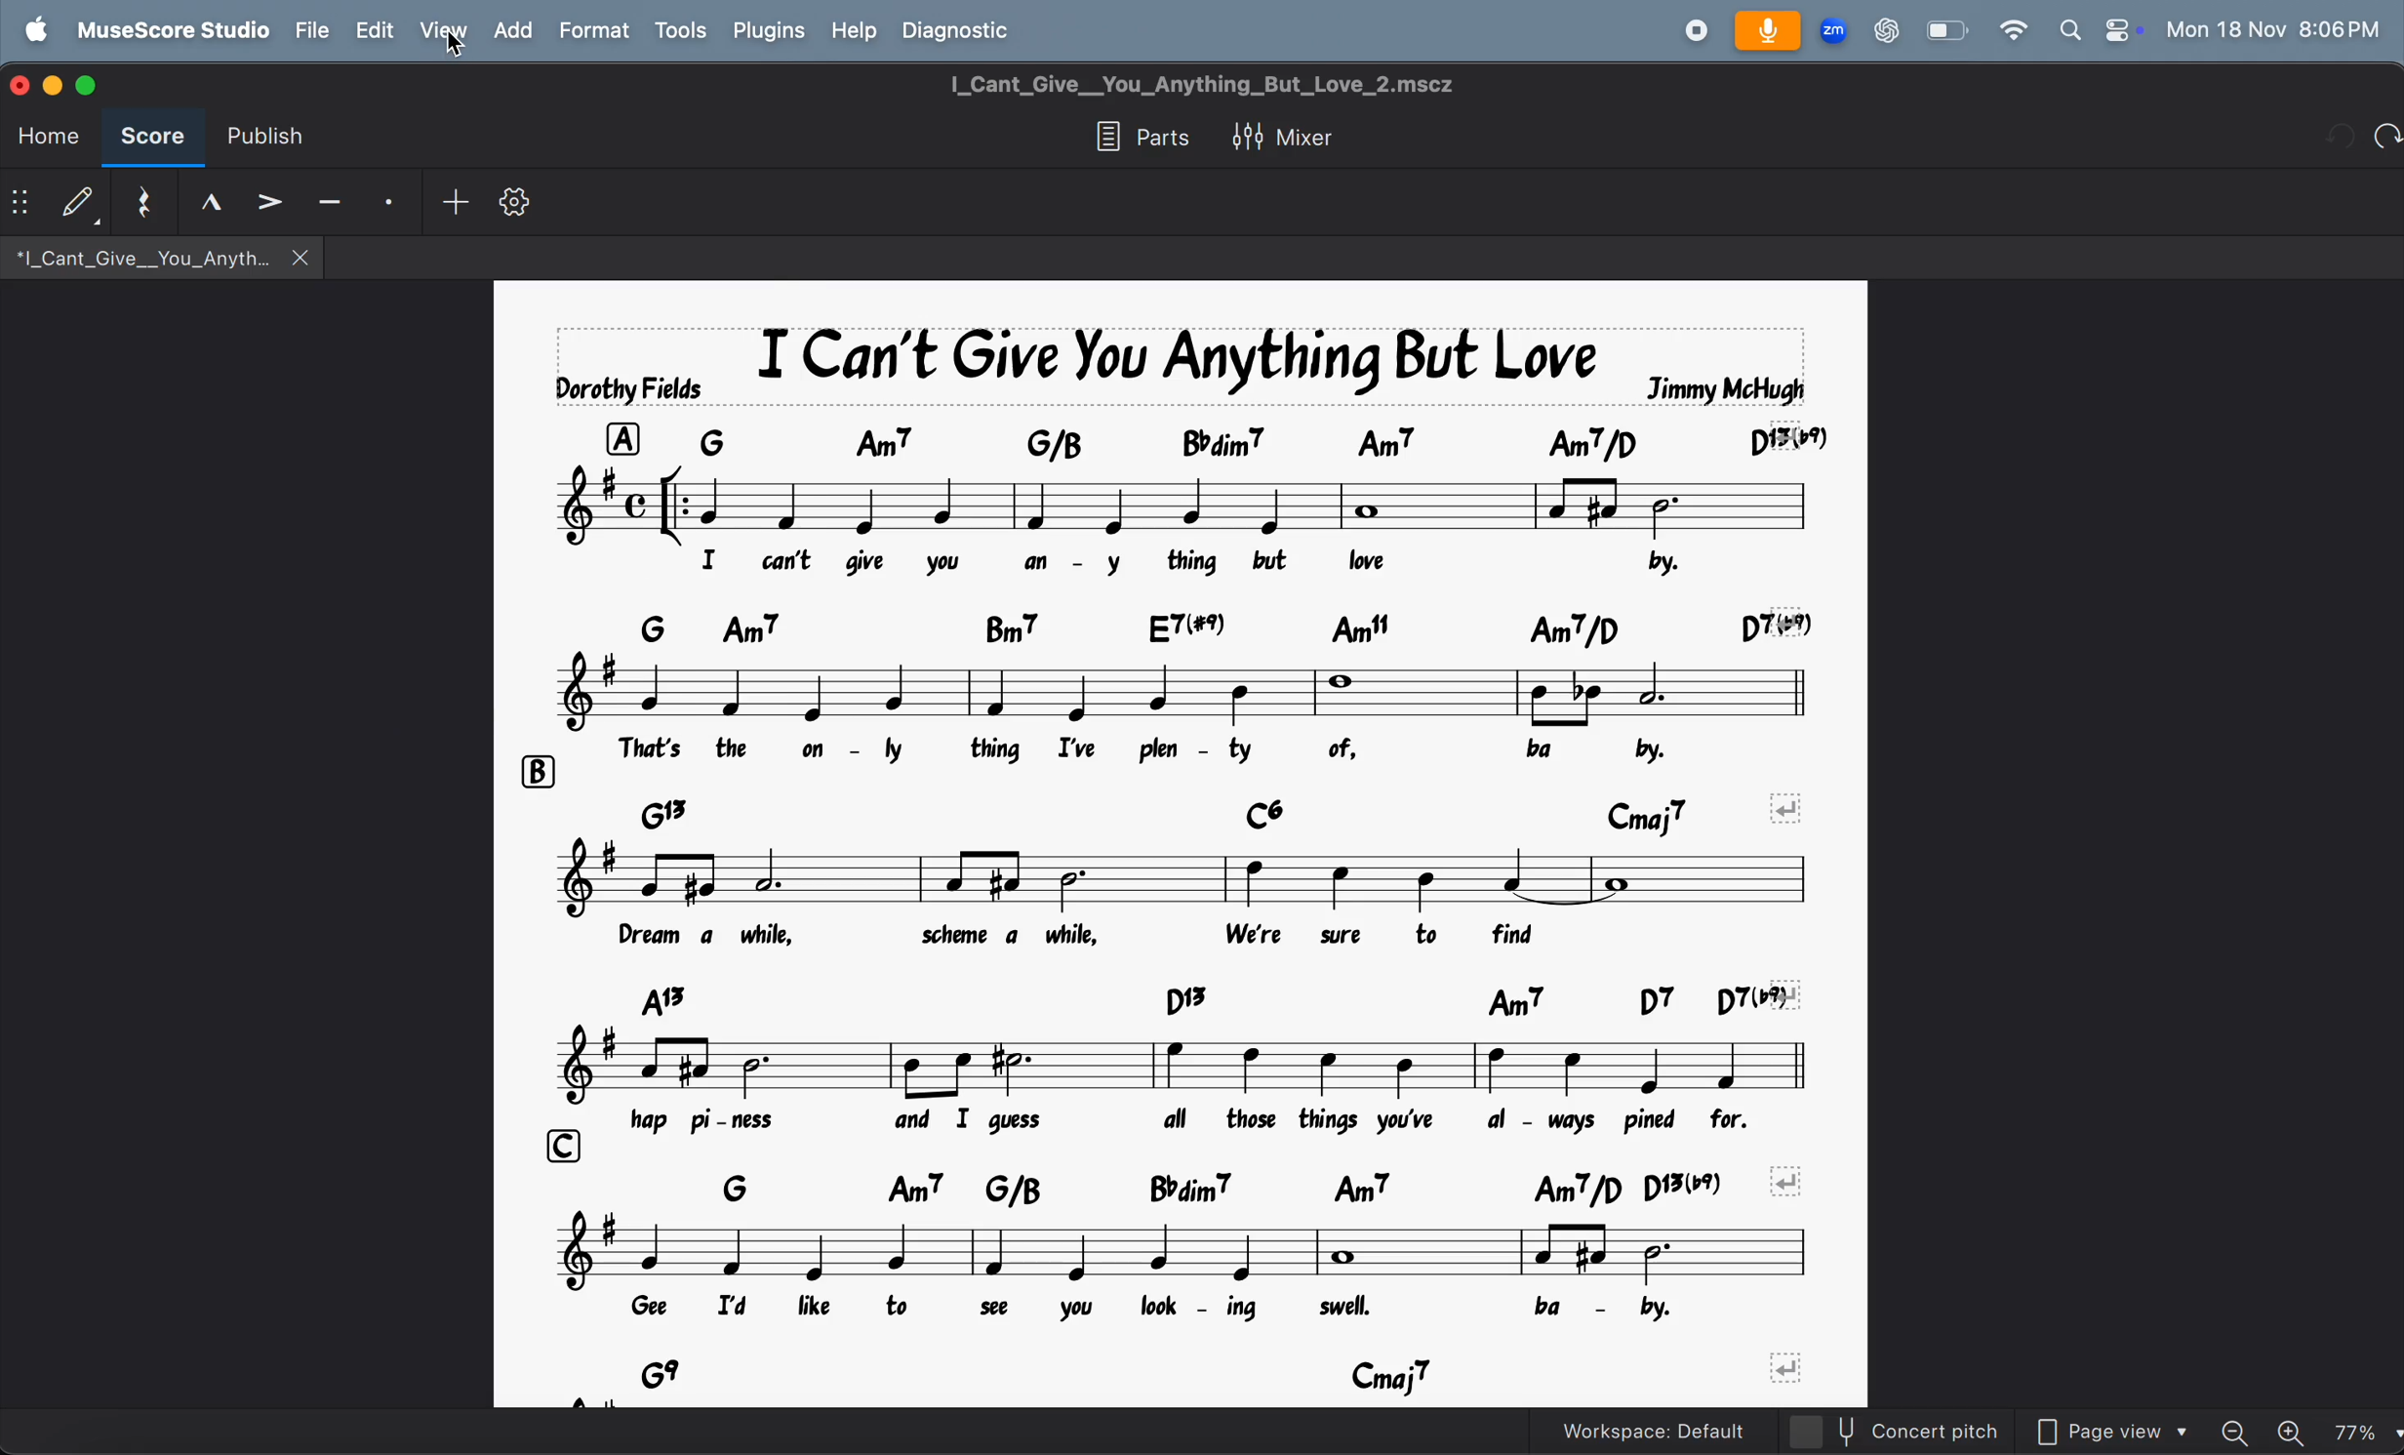 The image size is (2404, 1455). I want to click on notes, so click(1182, 1251).